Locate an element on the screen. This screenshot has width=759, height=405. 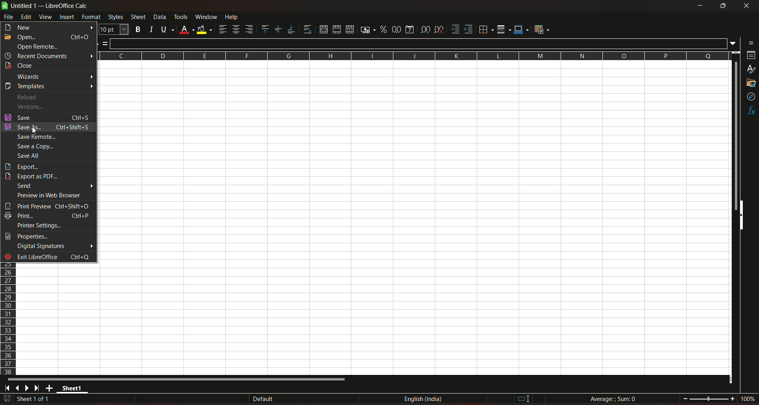
background color is located at coordinates (204, 29).